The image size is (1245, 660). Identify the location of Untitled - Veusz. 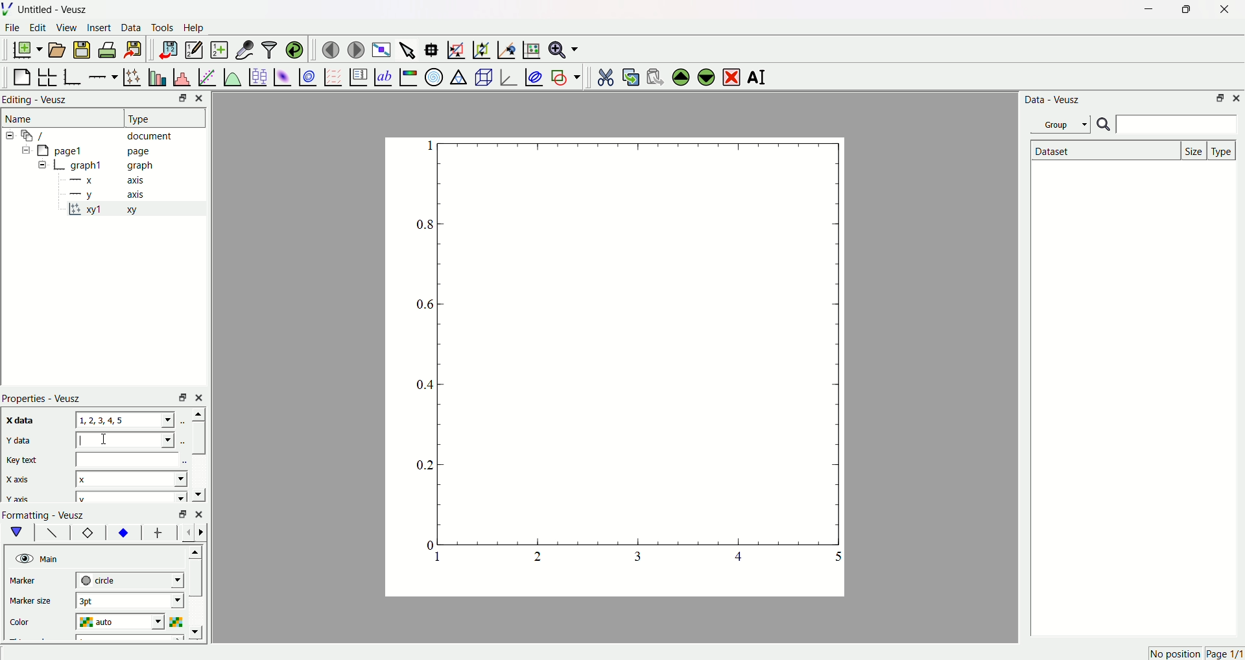
(55, 10).